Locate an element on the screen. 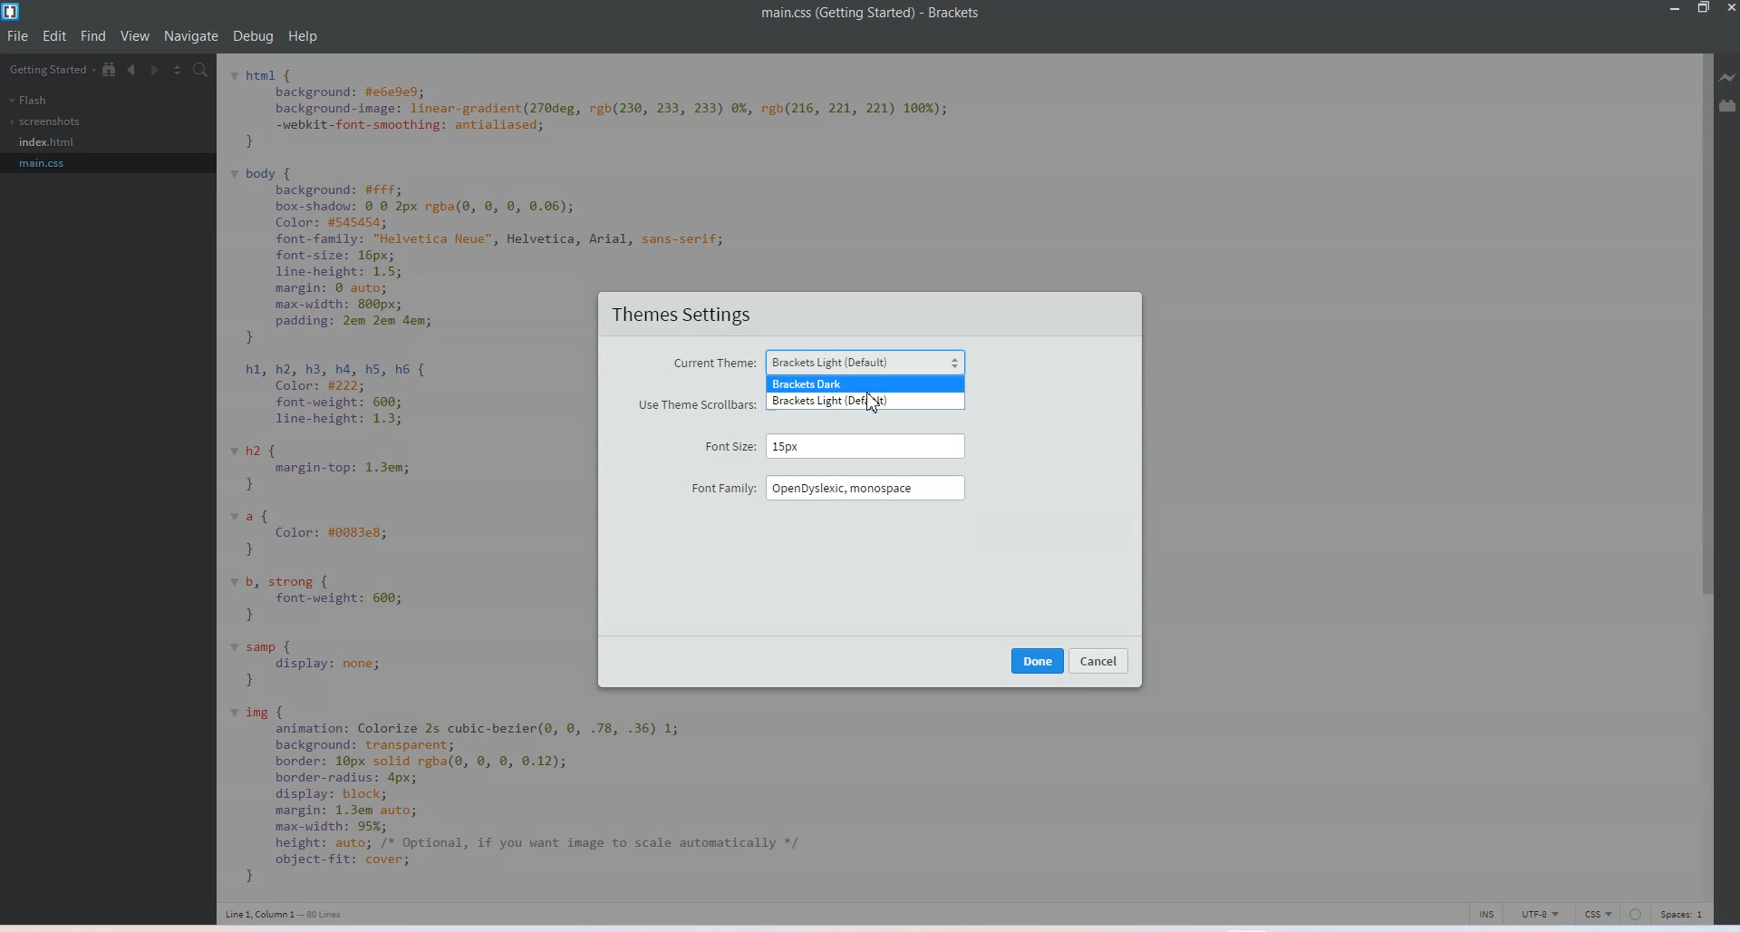 Image resolution: width=1740 pixels, height=932 pixels. cursor on Brackets Light (Default) is located at coordinates (874, 403).